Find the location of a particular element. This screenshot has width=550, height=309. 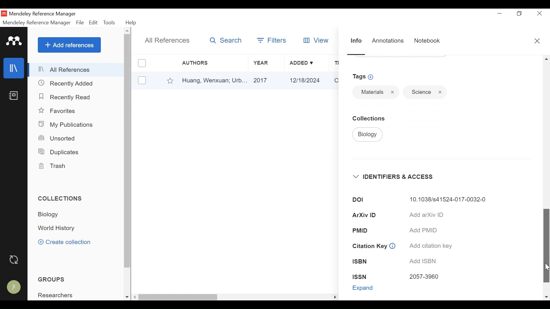

12/18/2024 is located at coordinates (307, 80).